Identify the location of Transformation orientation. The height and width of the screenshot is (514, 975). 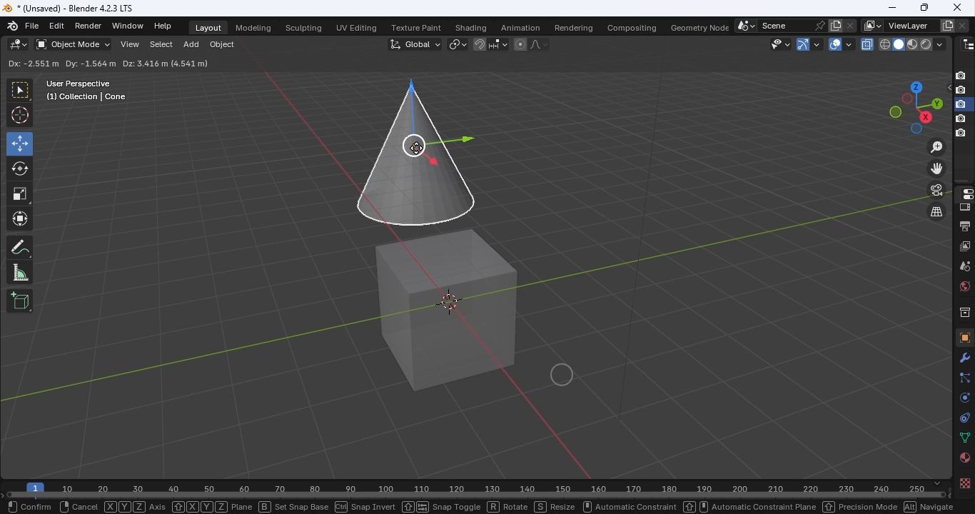
(417, 43).